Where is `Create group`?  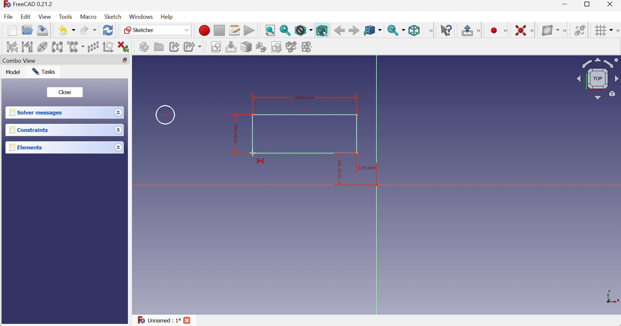
Create group is located at coordinates (158, 47).